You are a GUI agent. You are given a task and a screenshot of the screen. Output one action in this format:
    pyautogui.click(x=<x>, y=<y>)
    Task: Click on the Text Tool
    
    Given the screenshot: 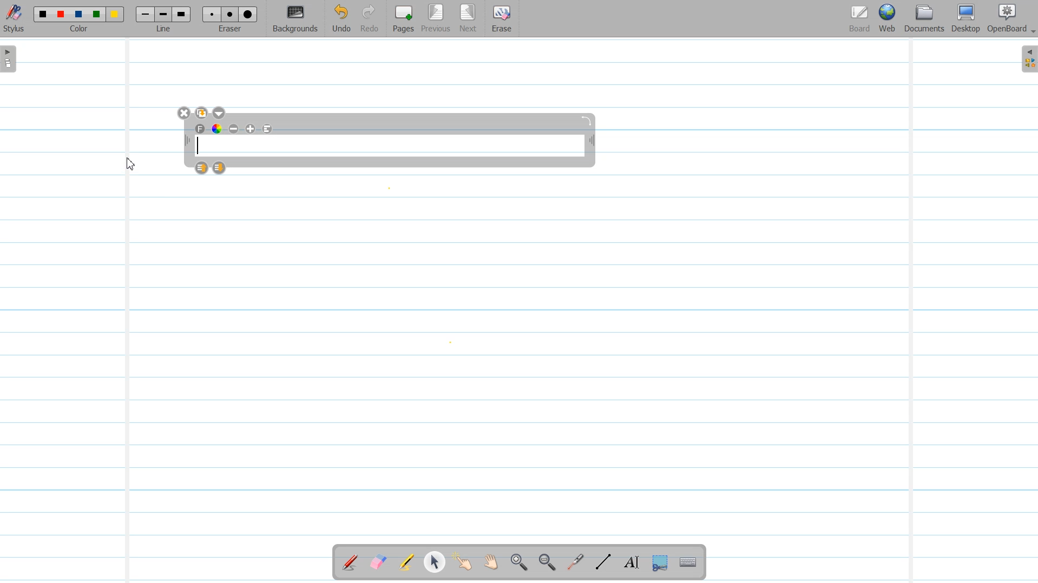 What is the action you would take?
    pyautogui.click(x=629, y=562)
    